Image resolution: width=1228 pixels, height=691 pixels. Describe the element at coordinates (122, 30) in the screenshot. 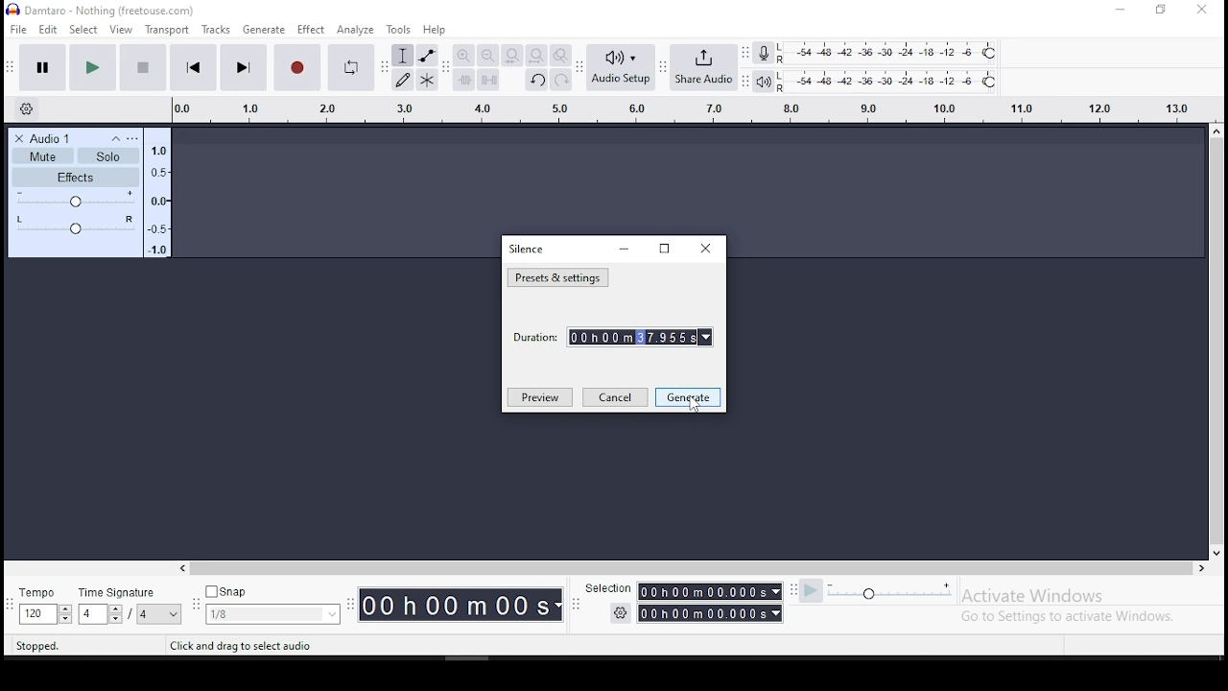

I see `view` at that location.